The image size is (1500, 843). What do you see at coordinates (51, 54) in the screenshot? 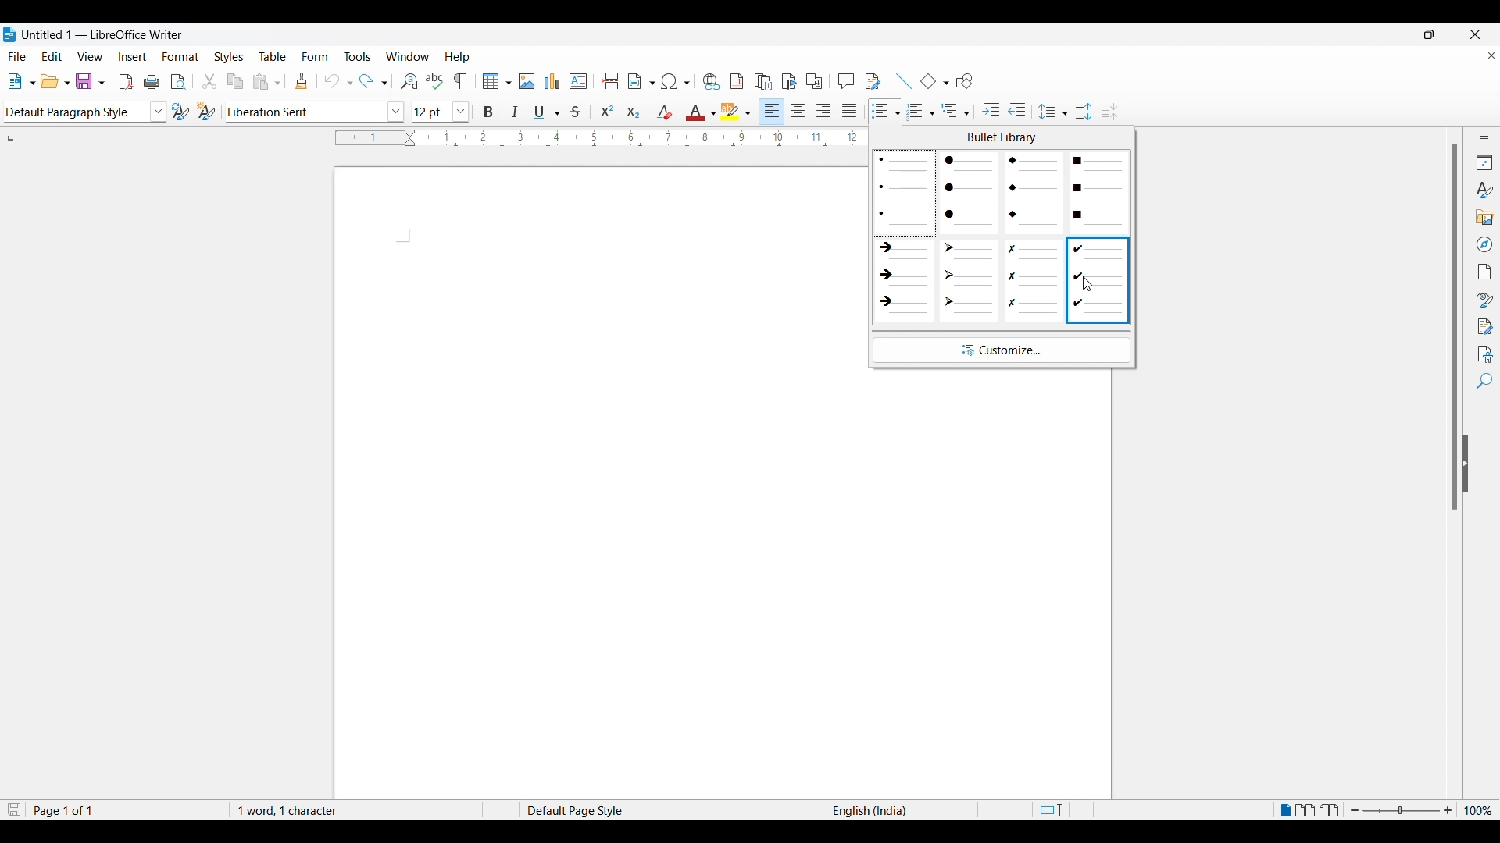
I see `Edit` at bounding box center [51, 54].